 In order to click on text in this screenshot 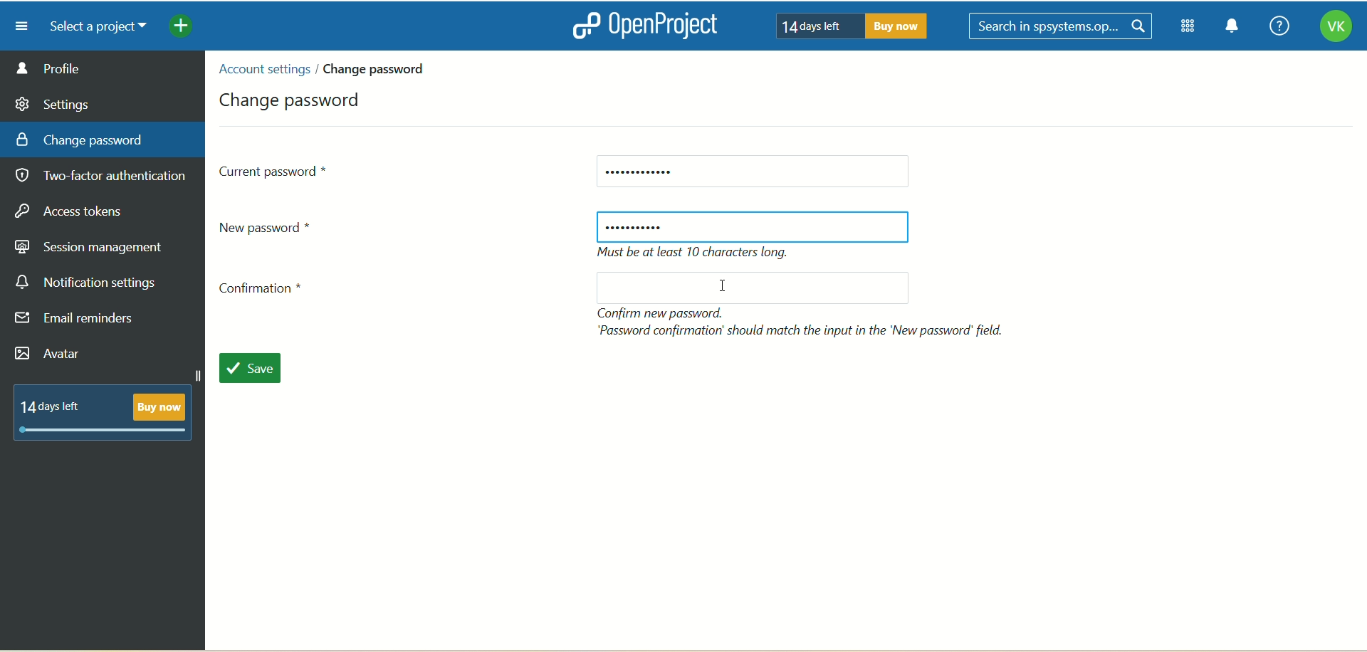, I will do `click(804, 322)`.